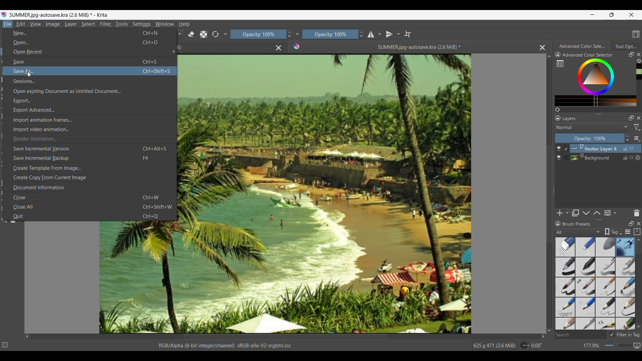 The height and width of the screenshot is (361, 642). I want to click on Scale to change opacity, so click(257, 34).